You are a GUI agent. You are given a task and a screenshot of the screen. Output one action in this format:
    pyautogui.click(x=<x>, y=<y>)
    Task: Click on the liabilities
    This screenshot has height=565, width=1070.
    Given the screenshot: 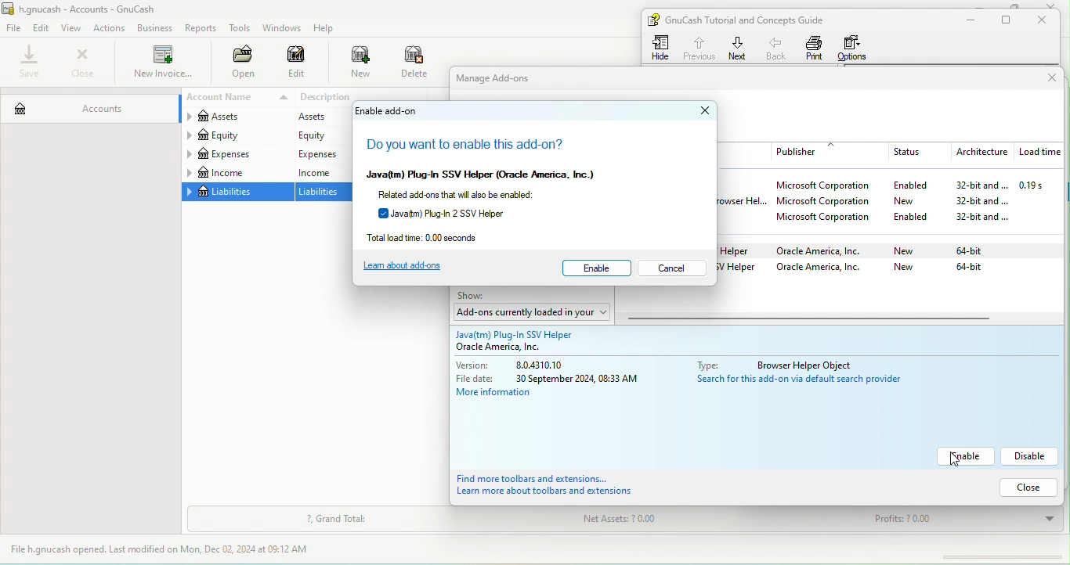 What is the action you would take?
    pyautogui.click(x=325, y=193)
    